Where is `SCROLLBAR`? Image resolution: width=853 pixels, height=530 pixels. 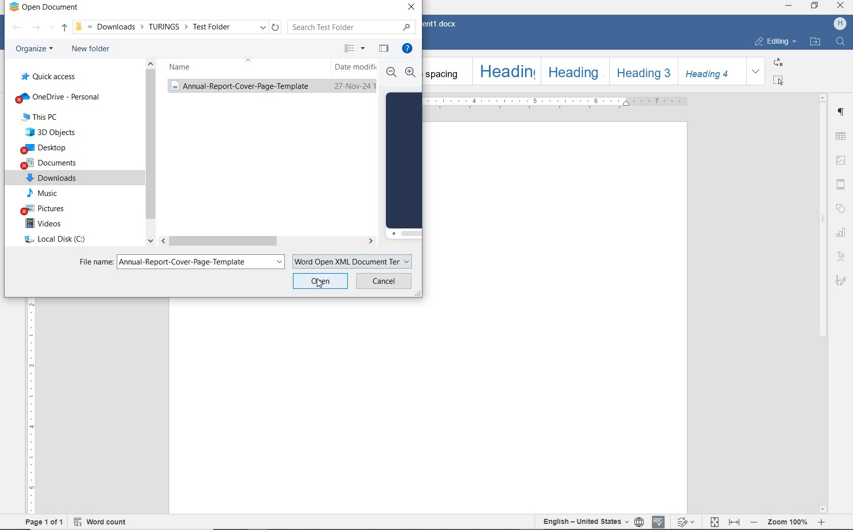 SCROLLBAR is located at coordinates (149, 154).